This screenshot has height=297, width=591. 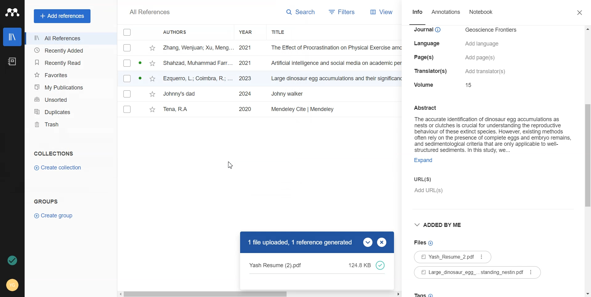 What do you see at coordinates (491, 193) in the screenshot?
I see `Add URL` at bounding box center [491, 193].